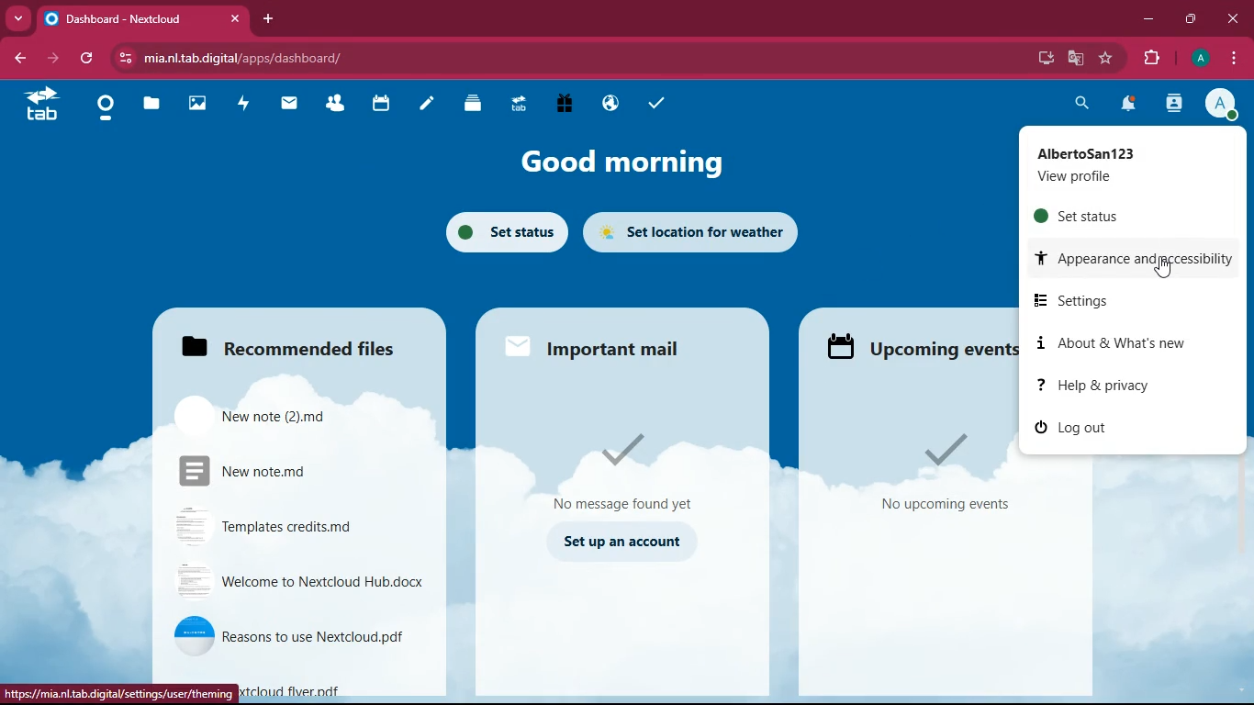 Image resolution: width=1254 pixels, height=705 pixels. I want to click on file, so click(297, 637).